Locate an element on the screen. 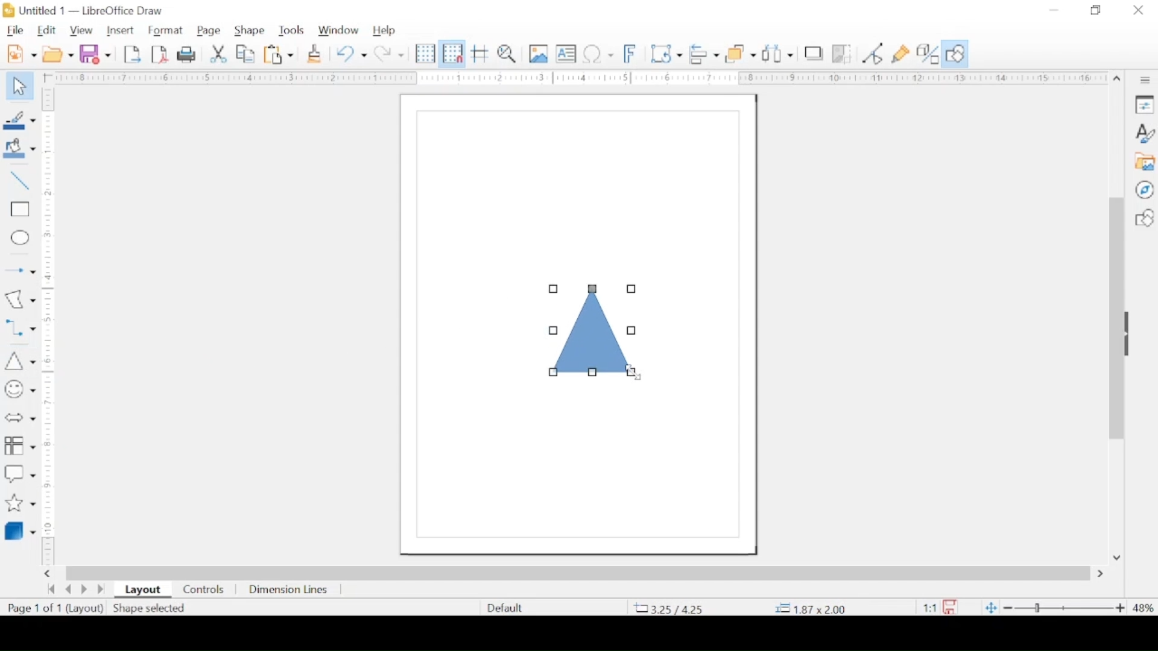 This screenshot has height=651, width=1158. scroll right arrow is located at coordinates (1103, 574).